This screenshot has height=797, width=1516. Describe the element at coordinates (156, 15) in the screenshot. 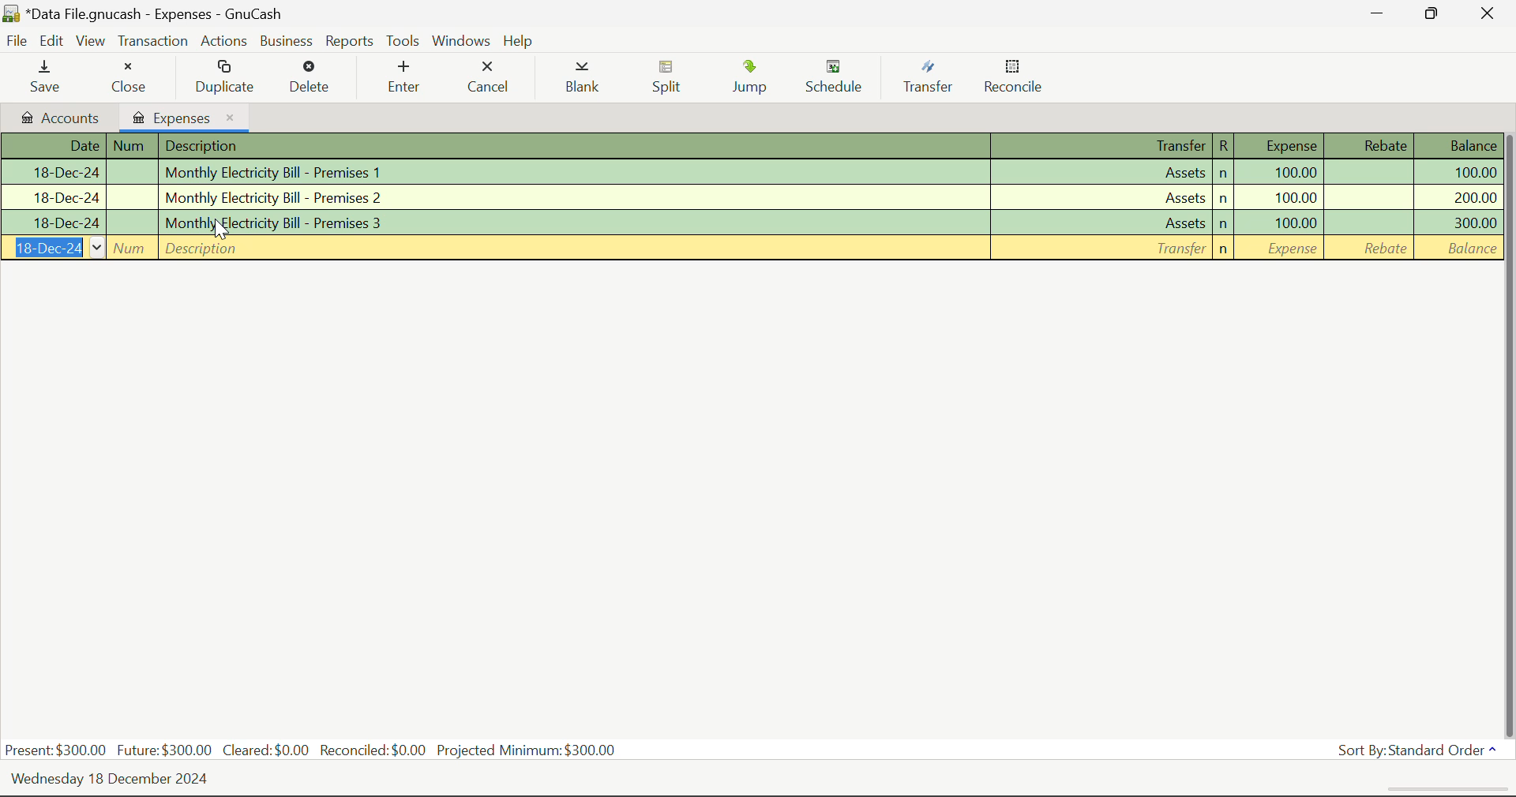

I see `Data File.gnucash - Accounts - Gnucash` at that location.